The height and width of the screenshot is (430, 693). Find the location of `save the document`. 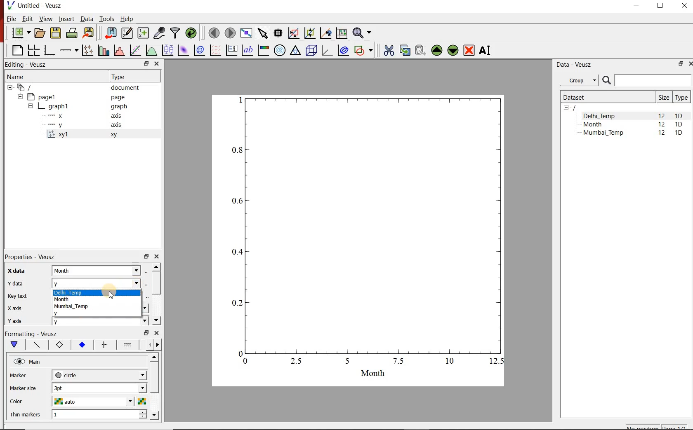

save the document is located at coordinates (55, 33).